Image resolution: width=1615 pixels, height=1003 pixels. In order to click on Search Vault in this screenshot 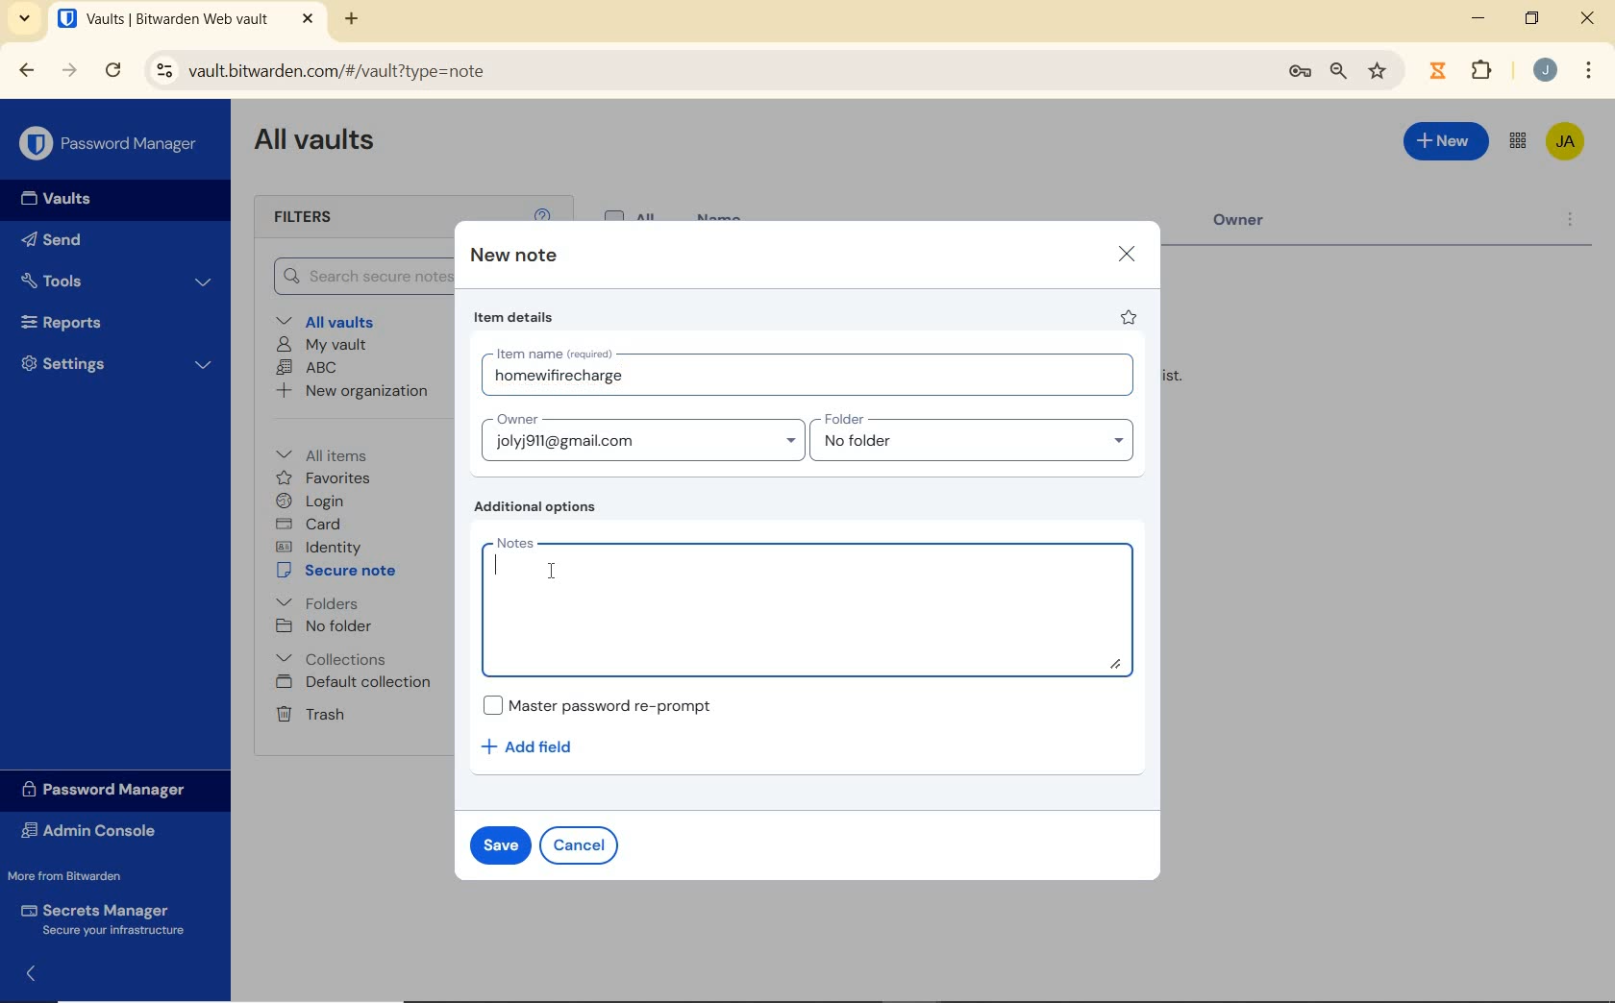, I will do `click(354, 278)`.